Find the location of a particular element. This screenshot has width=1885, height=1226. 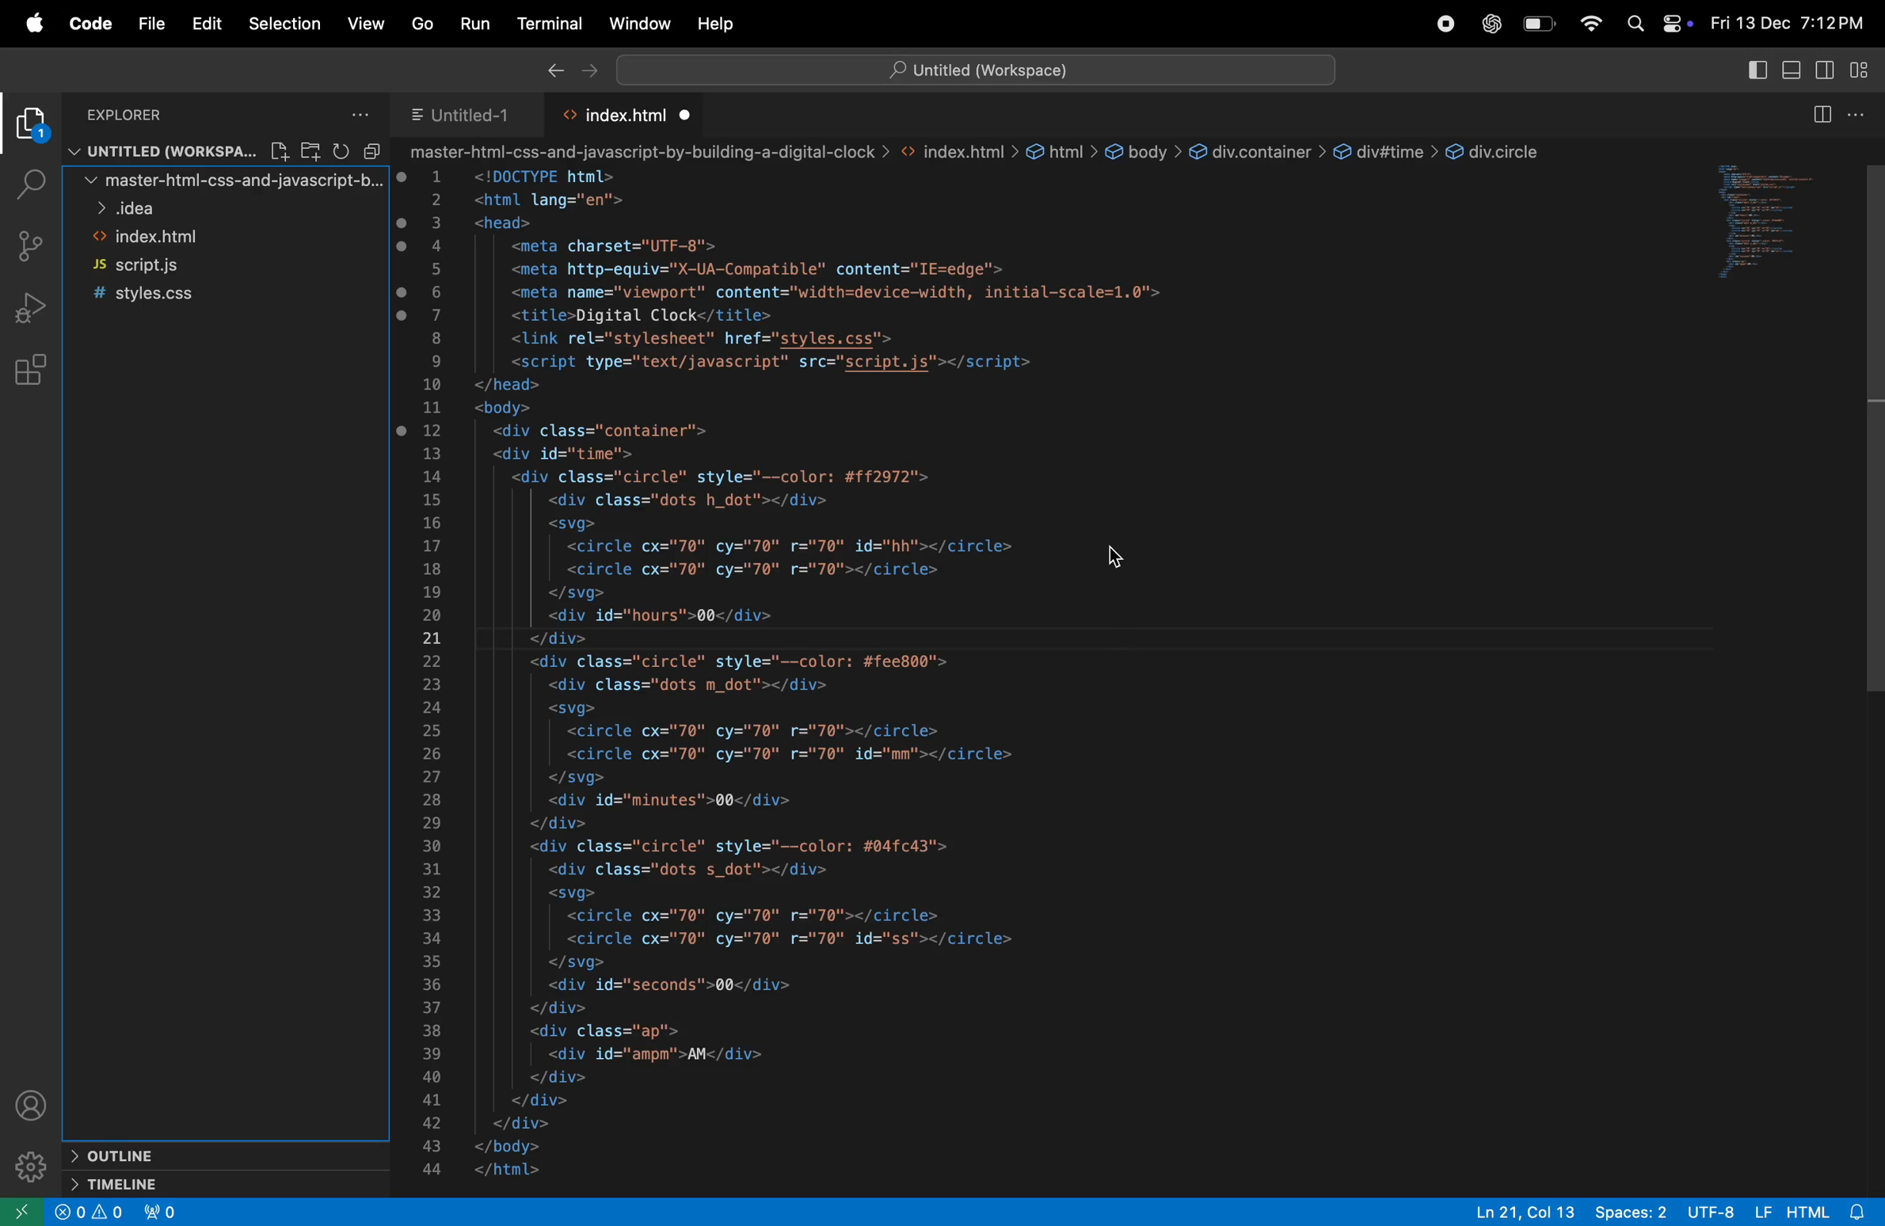

explorer is located at coordinates (171, 114).